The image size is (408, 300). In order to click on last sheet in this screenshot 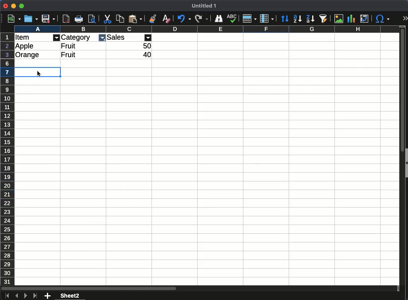, I will do `click(35, 296)`.